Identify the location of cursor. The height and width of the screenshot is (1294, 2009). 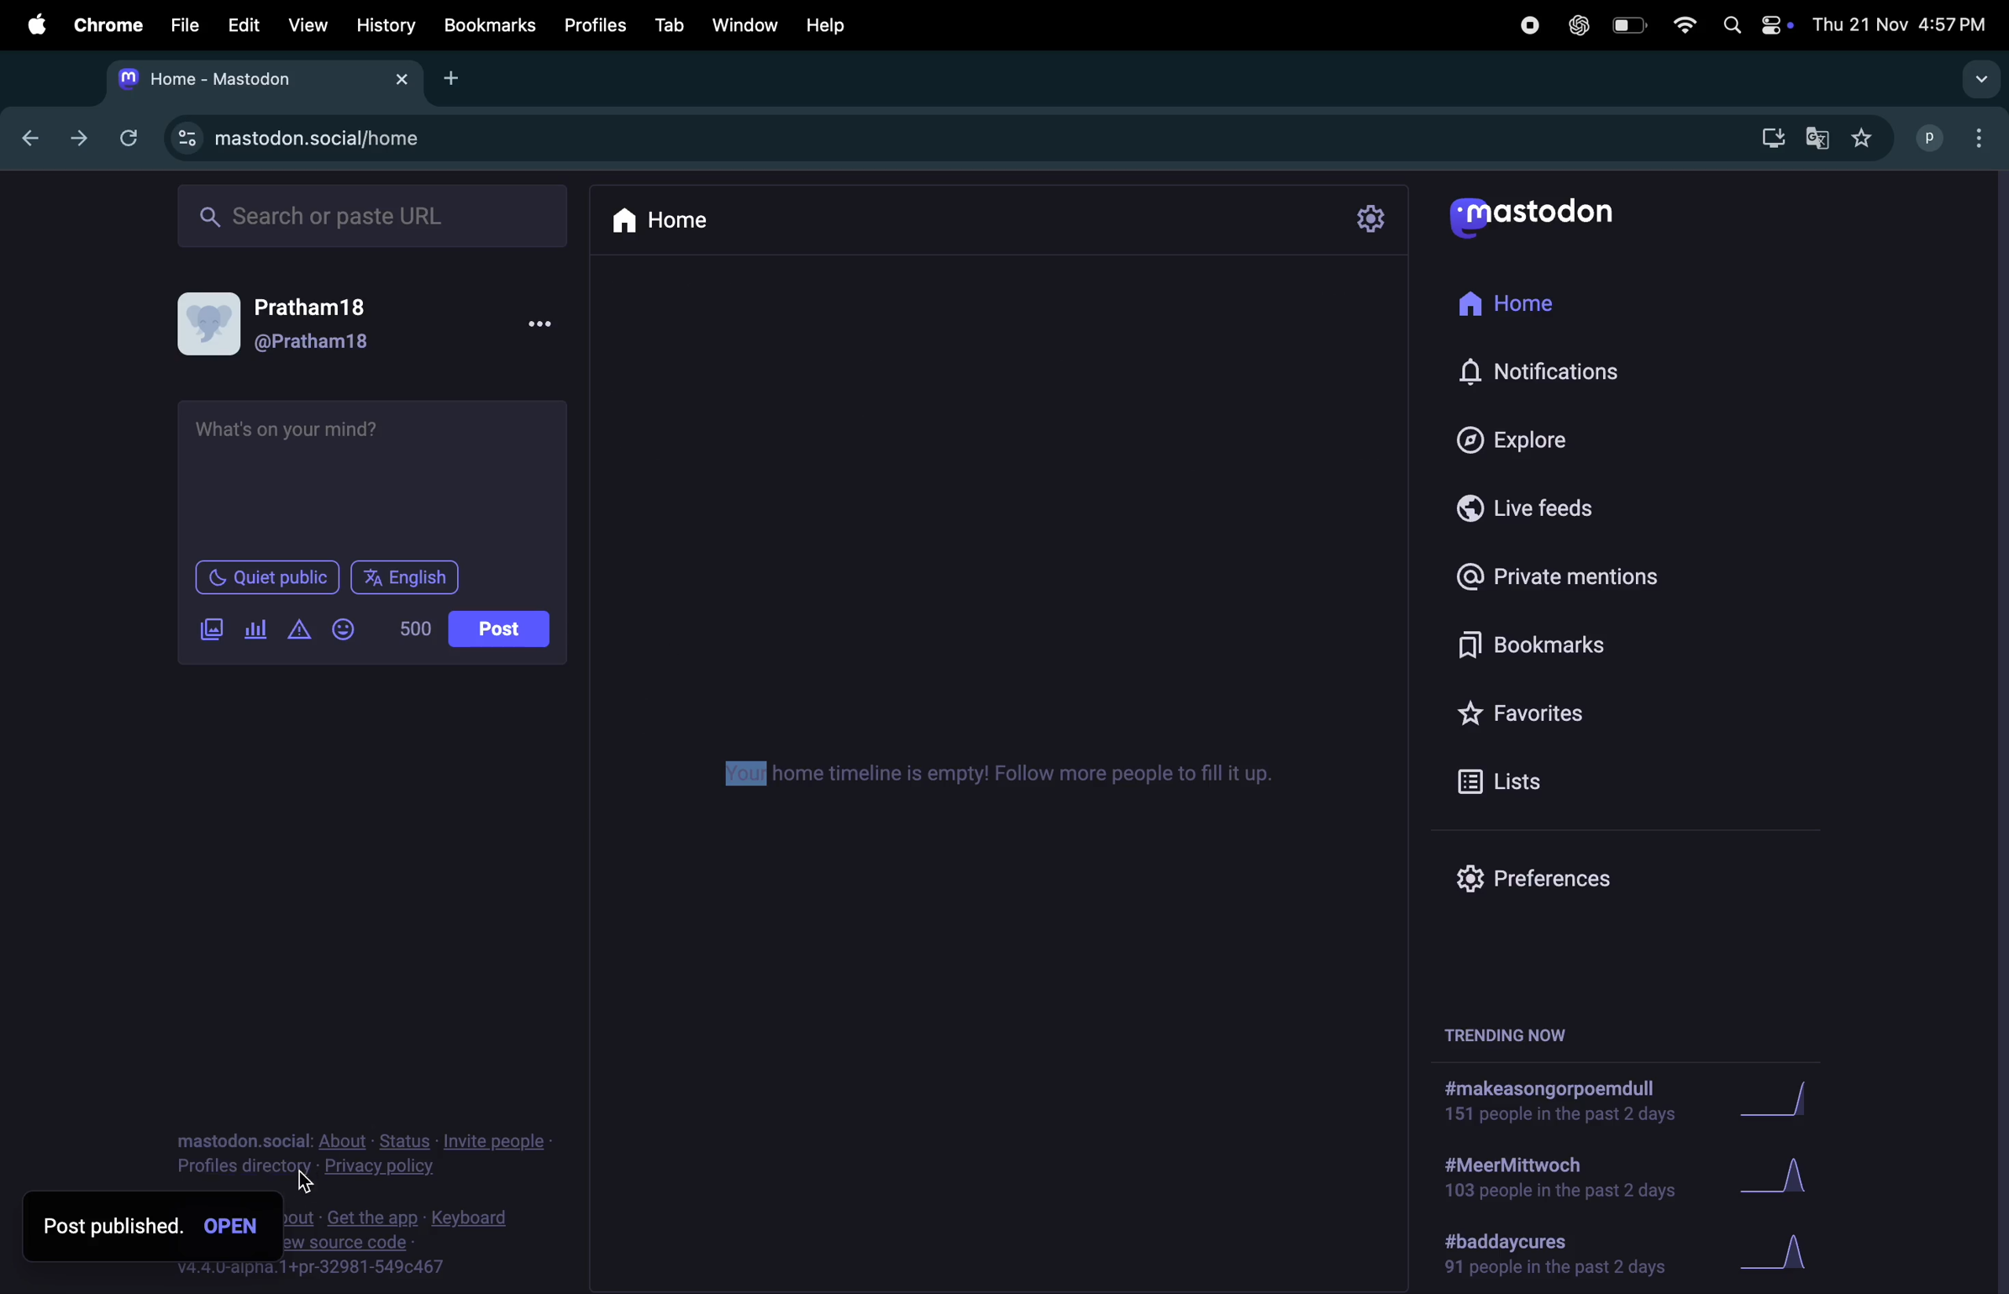
(307, 1181).